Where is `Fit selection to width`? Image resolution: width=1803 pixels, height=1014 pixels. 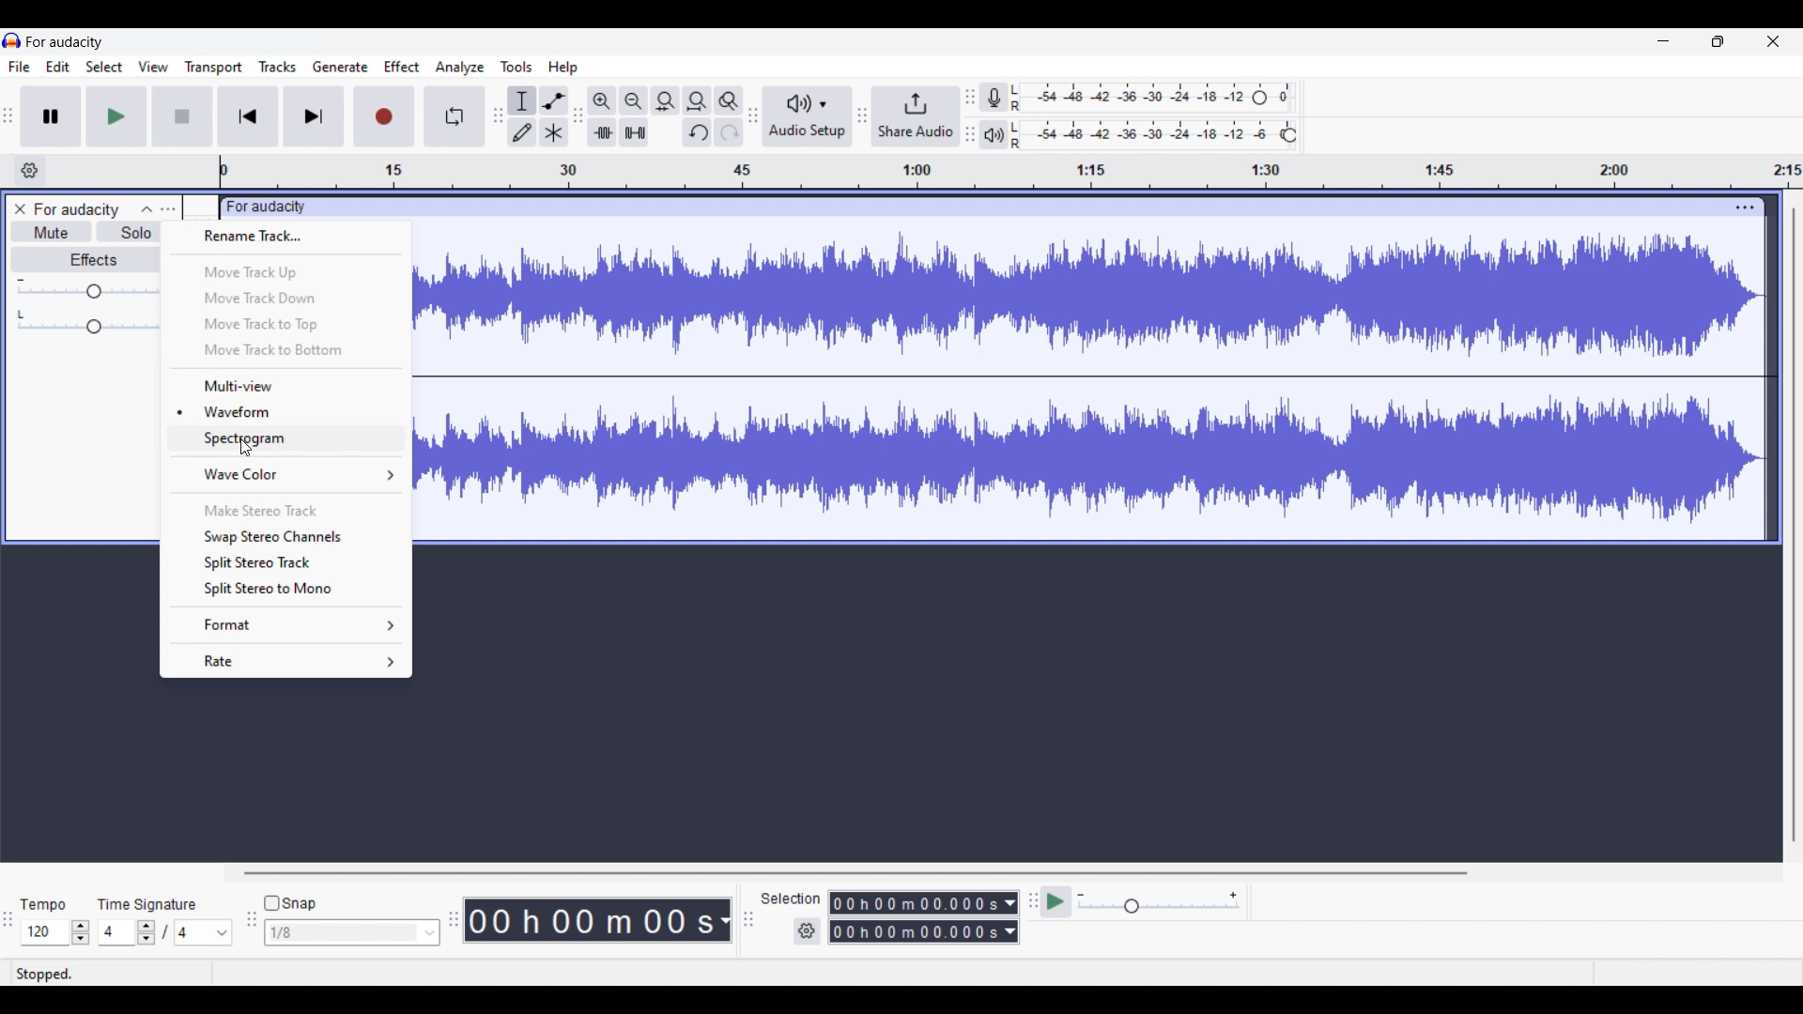
Fit selection to width is located at coordinates (667, 101).